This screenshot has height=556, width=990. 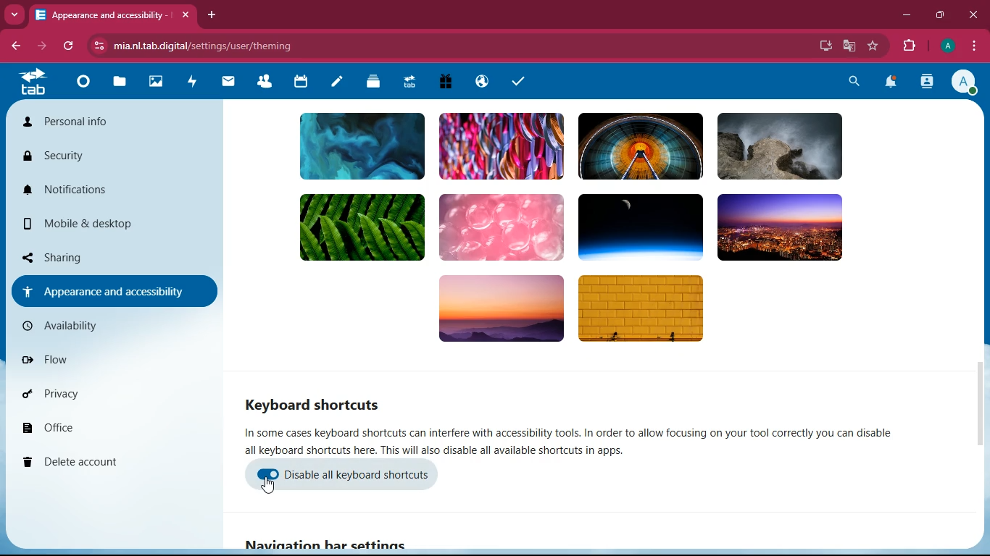 What do you see at coordinates (268, 488) in the screenshot?
I see `cursor` at bounding box center [268, 488].